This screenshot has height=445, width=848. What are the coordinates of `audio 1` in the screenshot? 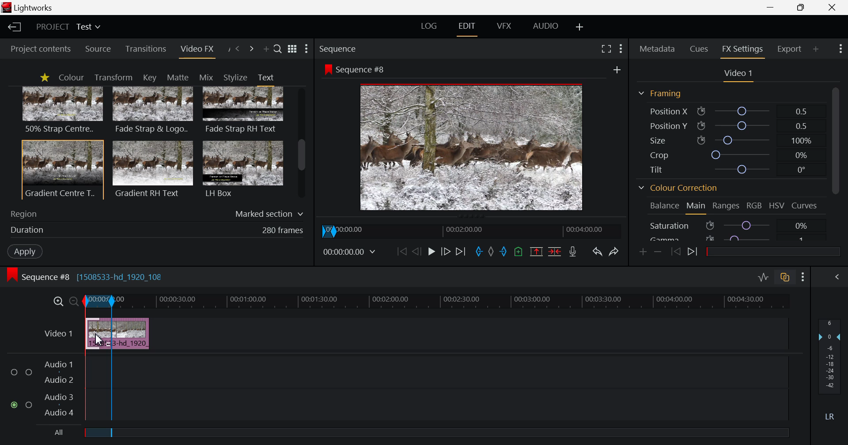 It's located at (58, 365).